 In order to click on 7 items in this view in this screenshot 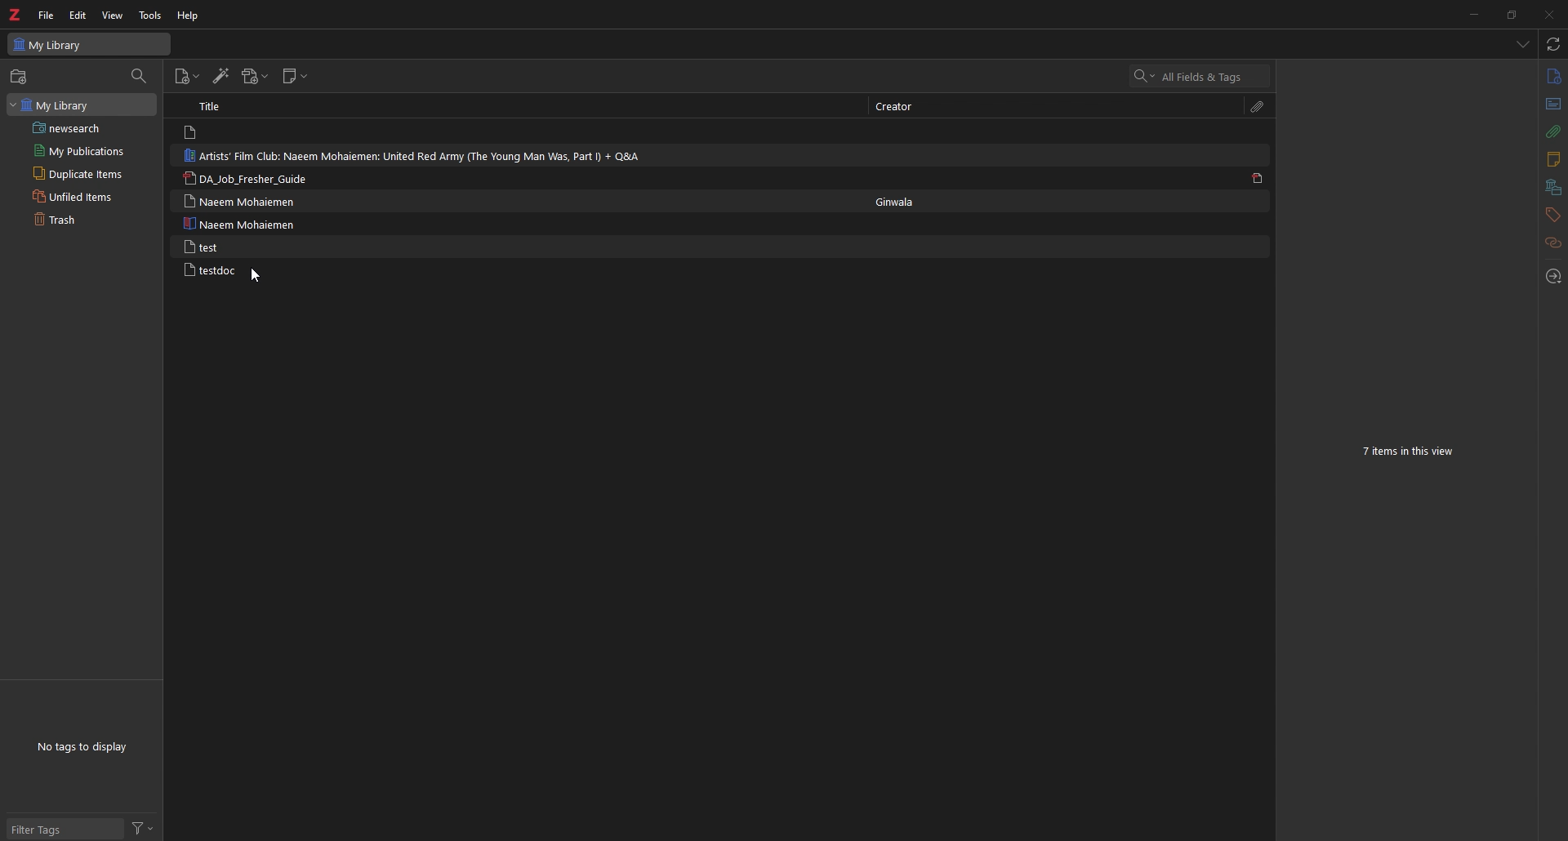, I will do `click(1406, 449)`.